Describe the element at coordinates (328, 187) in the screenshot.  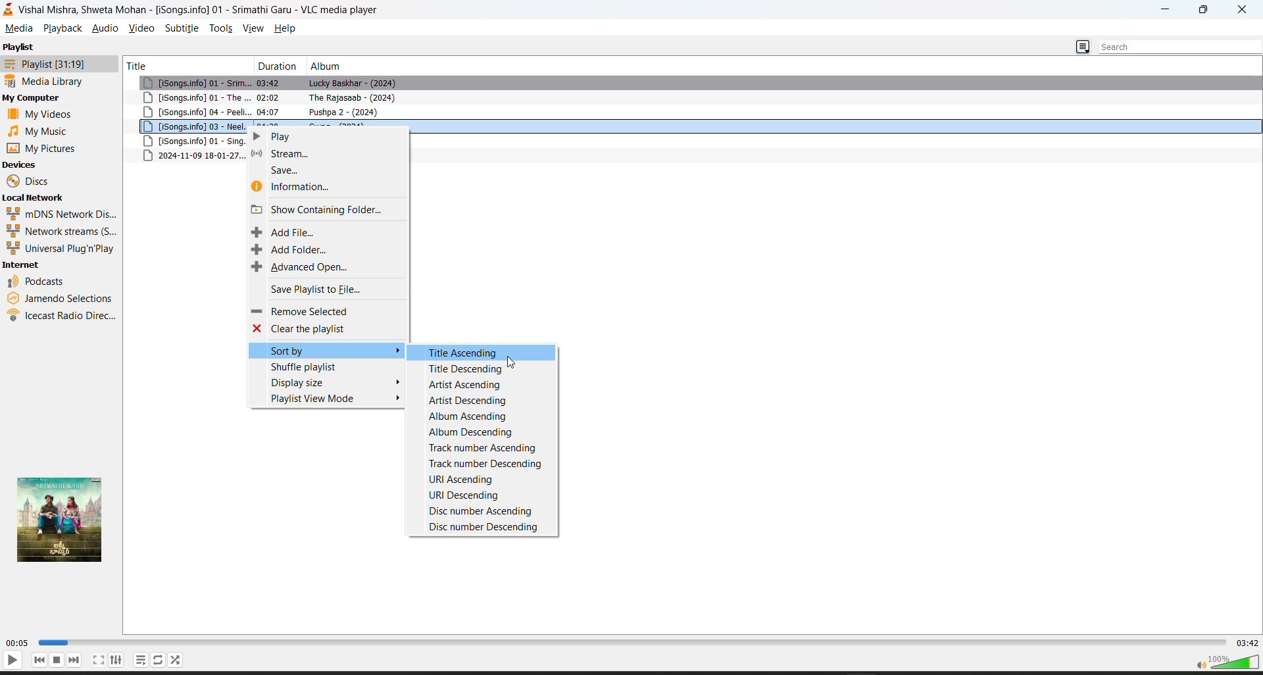
I see `information` at that location.